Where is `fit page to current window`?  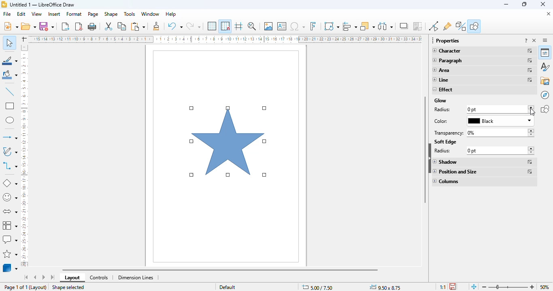
fit page to current window is located at coordinates (474, 287).